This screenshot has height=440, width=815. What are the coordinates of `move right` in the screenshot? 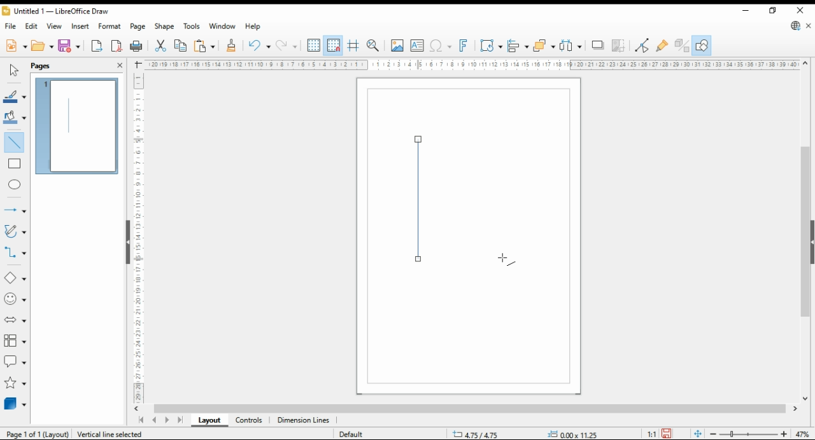 It's located at (797, 410).